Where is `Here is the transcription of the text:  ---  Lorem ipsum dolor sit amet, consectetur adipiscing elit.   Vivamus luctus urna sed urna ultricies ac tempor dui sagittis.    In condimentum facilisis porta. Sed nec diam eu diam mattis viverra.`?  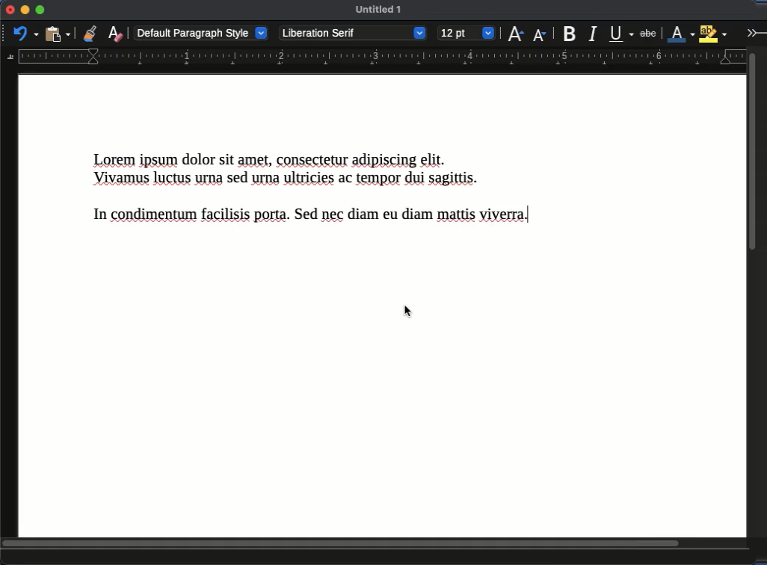 Here is the transcription of the text:  ---  Lorem ipsum dolor sit amet, consectetur adipiscing elit.   Vivamus luctus urna sed urna ultricies ac tempor dui sagittis.    In condimentum facilisis porta. Sed nec diam eu diam mattis viverra. is located at coordinates (322, 194).